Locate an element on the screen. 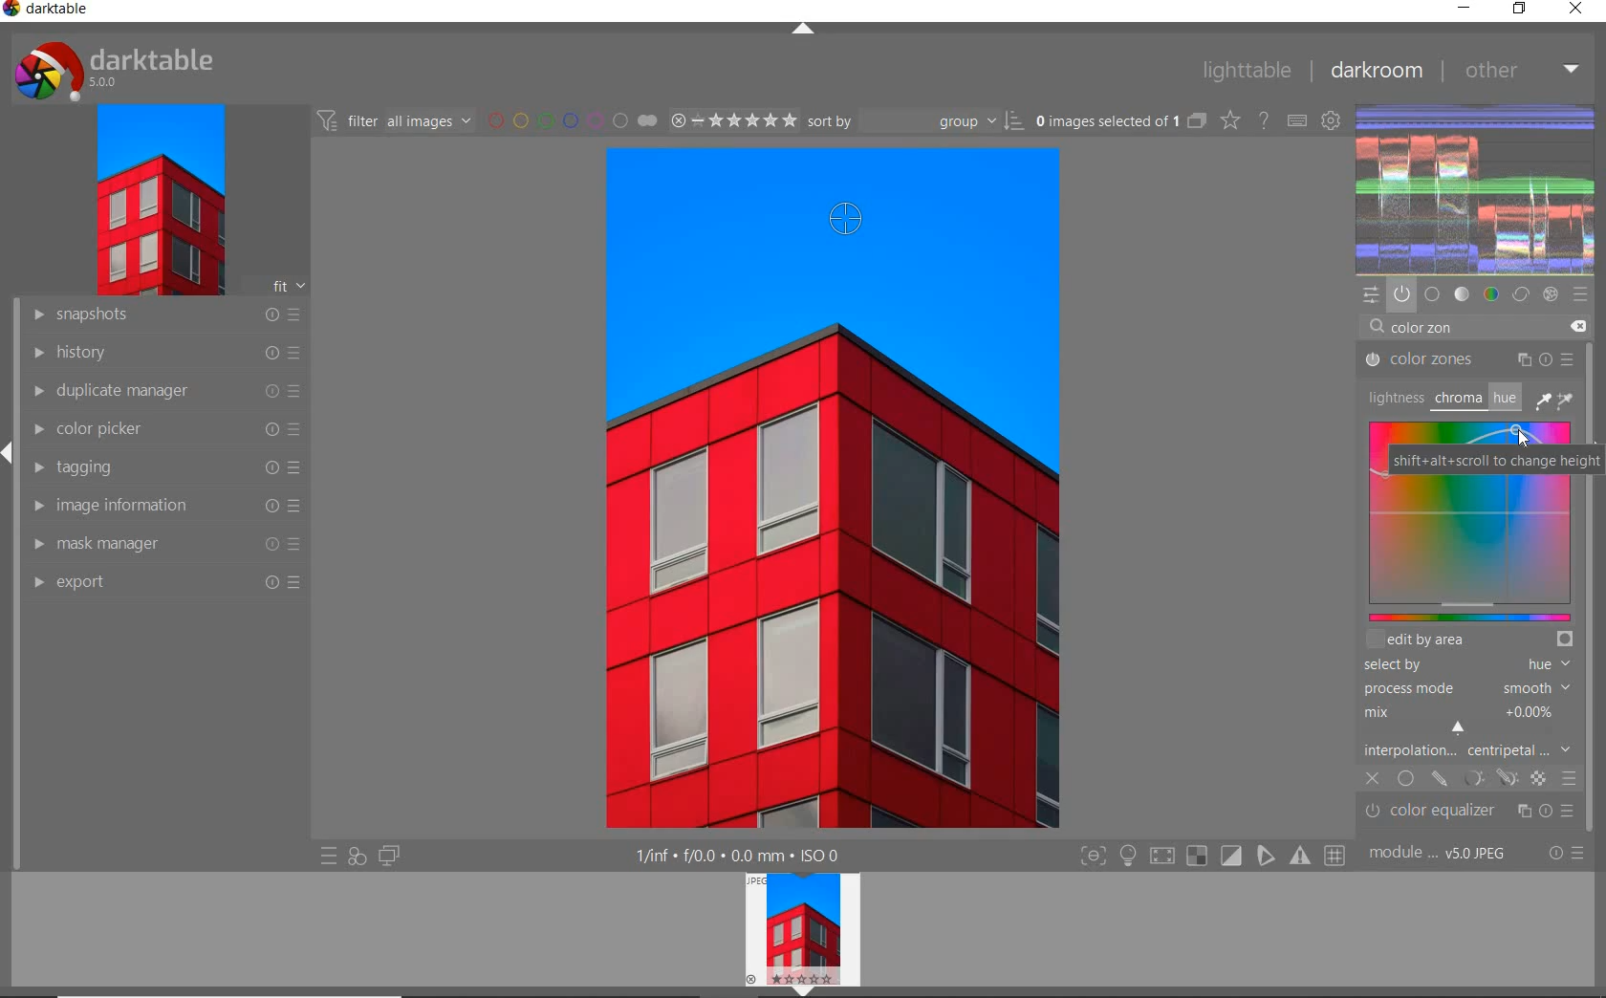 The image size is (1606, 998). shadow is located at coordinates (1161, 857).